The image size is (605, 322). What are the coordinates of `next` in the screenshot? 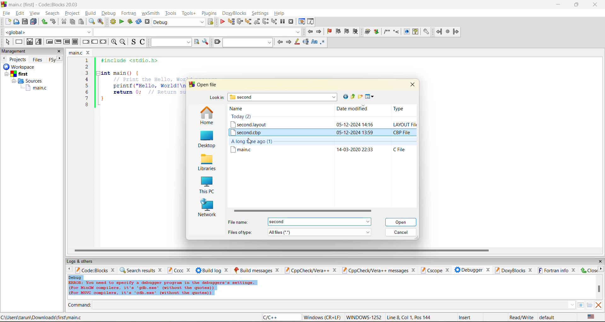 It's located at (288, 42).